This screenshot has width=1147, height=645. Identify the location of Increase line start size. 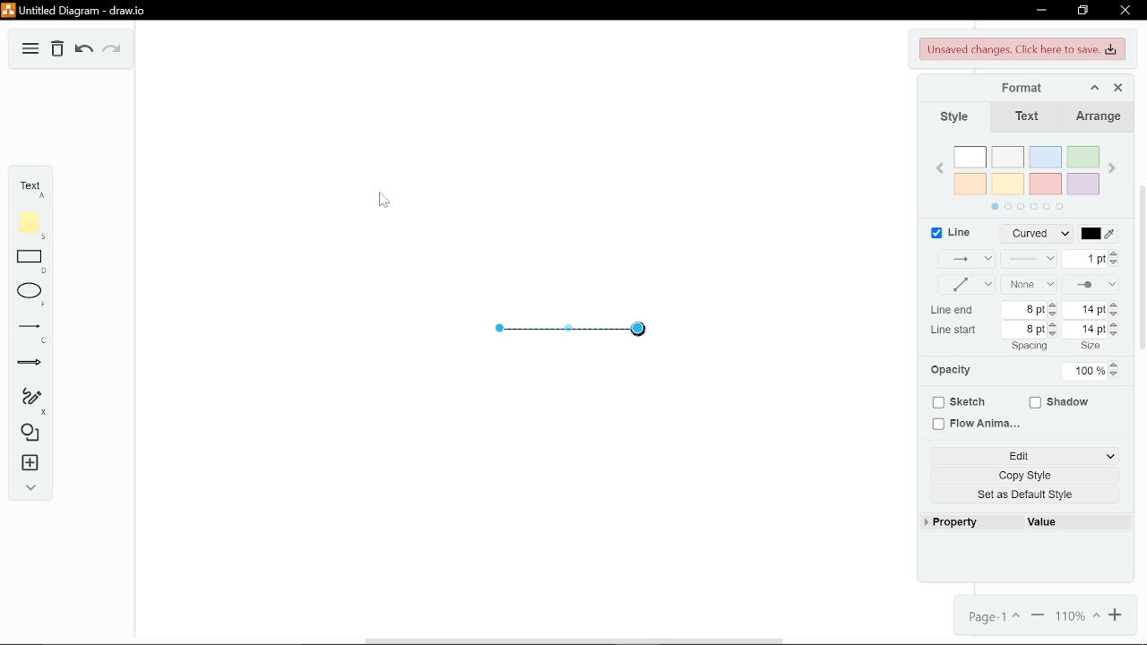
(1116, 323).